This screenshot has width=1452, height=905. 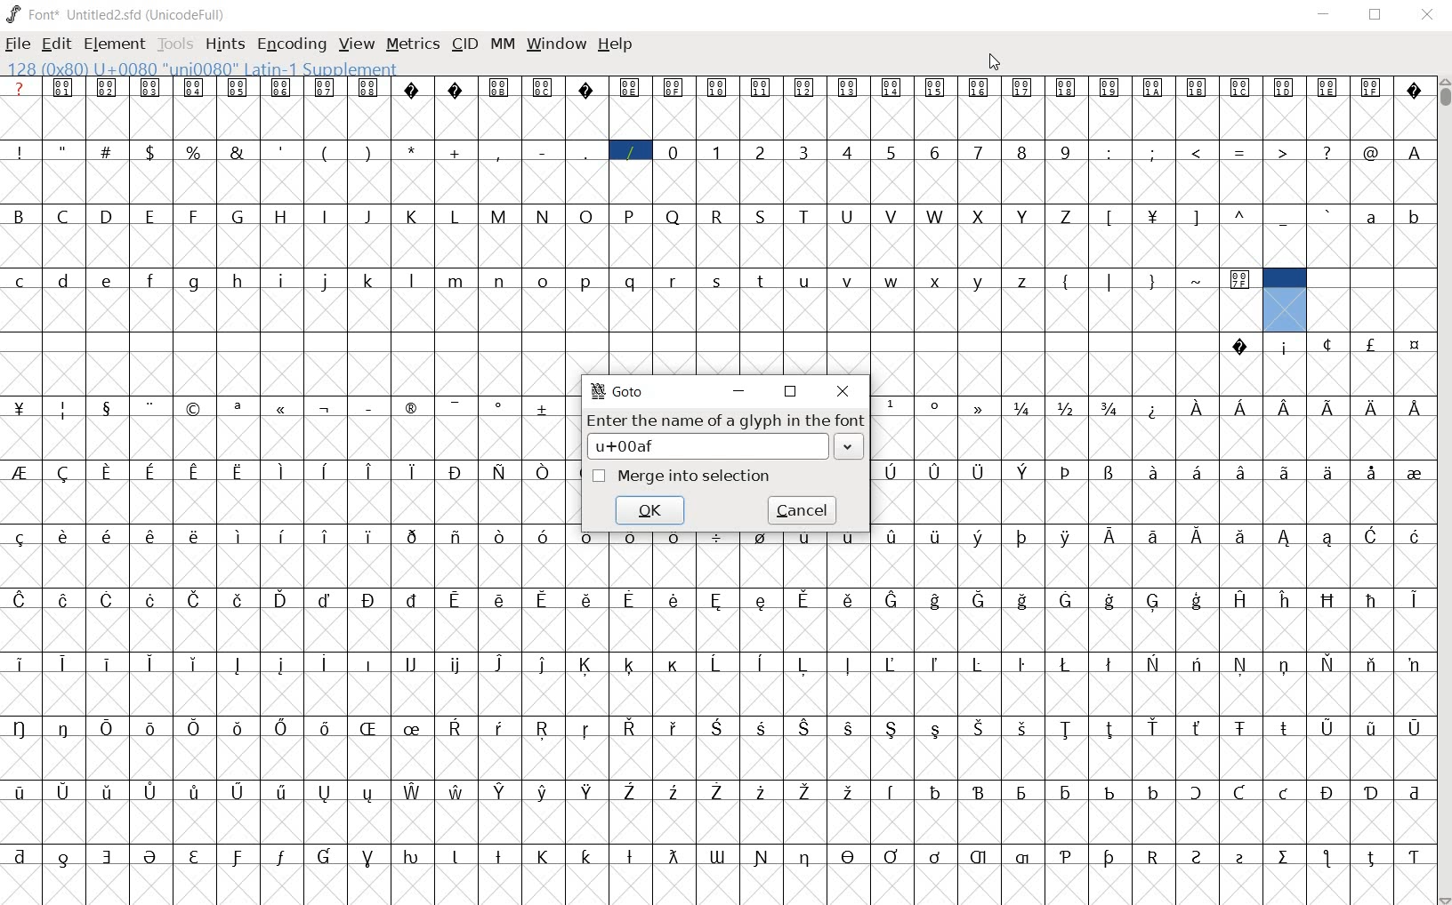 I want to click on Symbol, so click(x=20, y=728).